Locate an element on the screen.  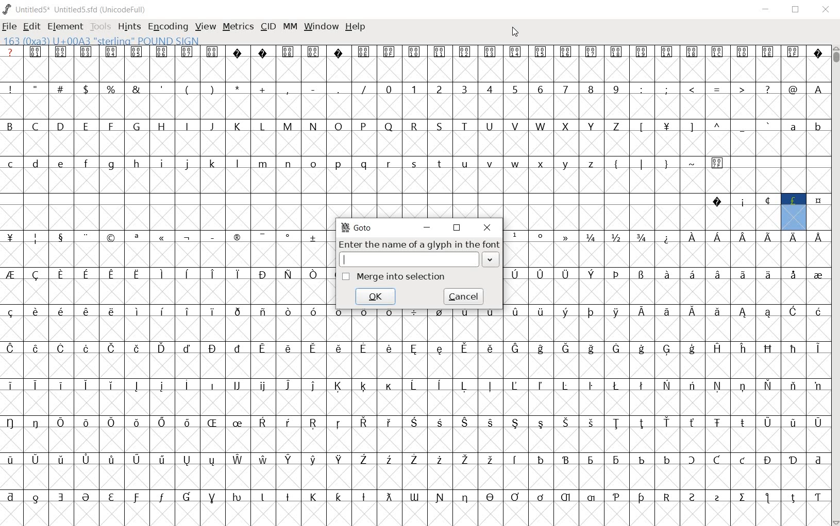
HINTS is located at coordinates (128, 26).